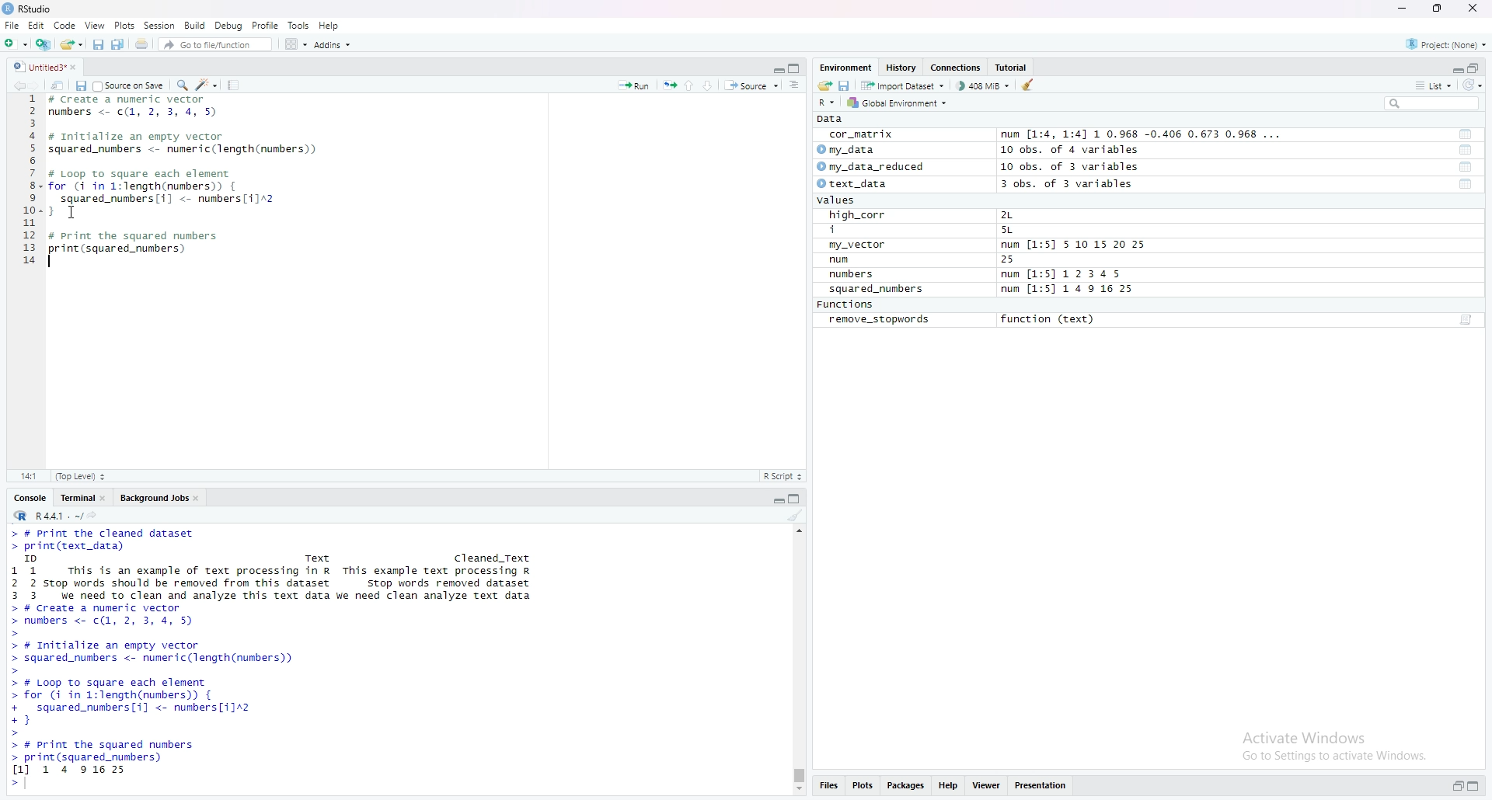 The image size is (1492, 800). I want to click on Environment, so click(845, 67).